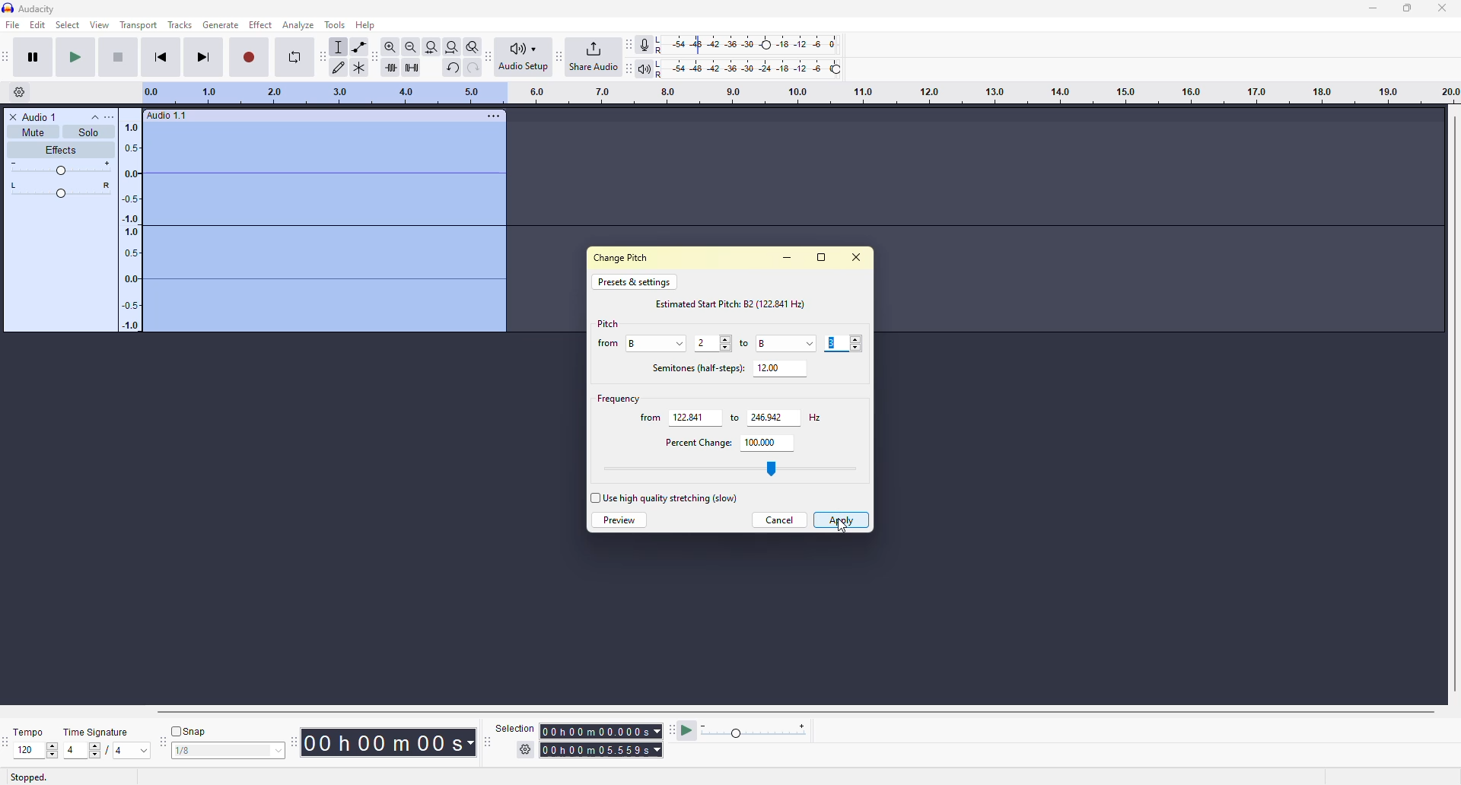 The width and height of the screenshot is (1461, 785). I want to click on fit selection to width, so click(431, 46).